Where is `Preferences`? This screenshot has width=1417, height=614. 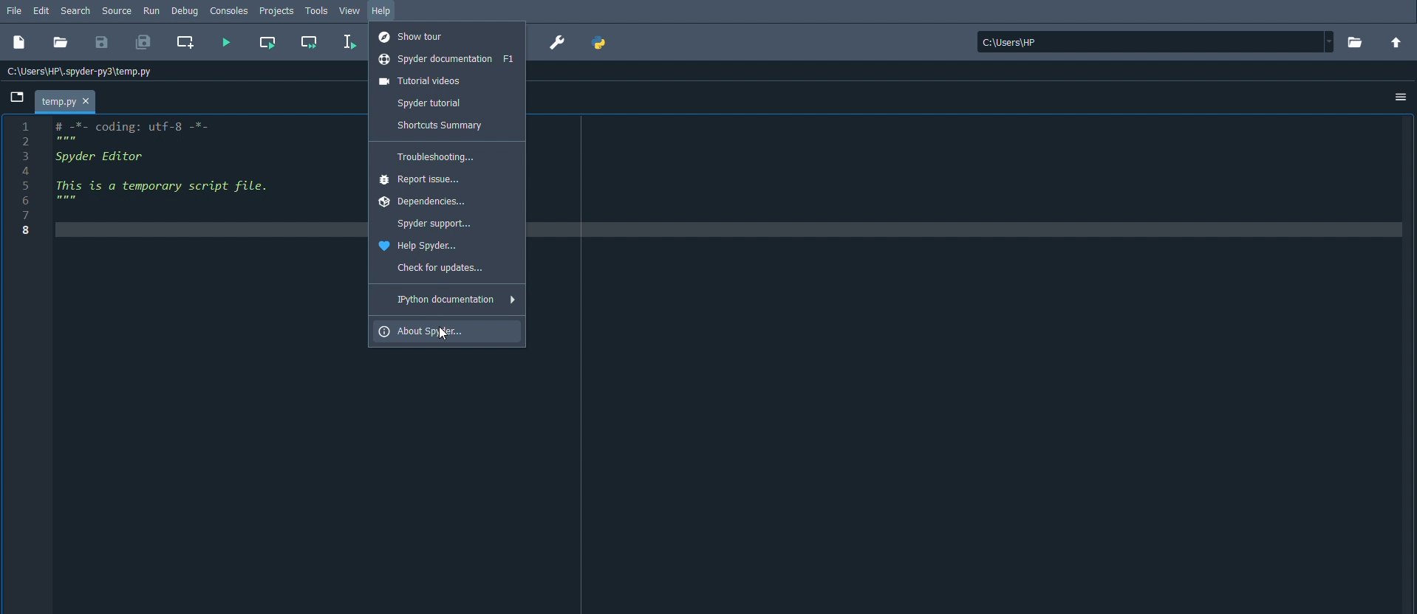 Preferences is located at coordinates (556, 44).